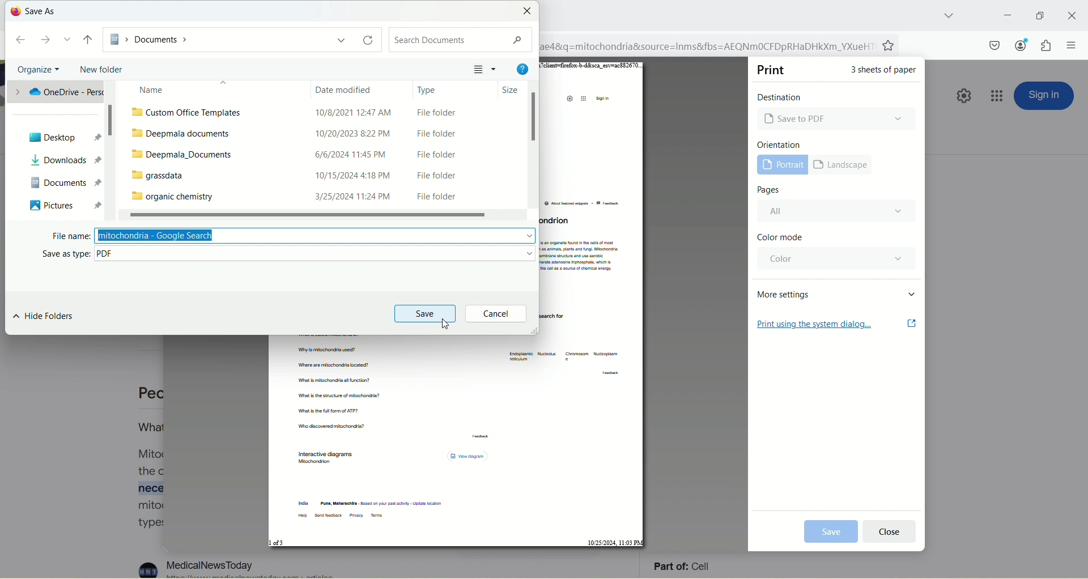 The image size is (1088, 579). What do you see at coordinates (1005, 15) in the screenshot?
I see `minimize` at bounding box center [1005, 15].